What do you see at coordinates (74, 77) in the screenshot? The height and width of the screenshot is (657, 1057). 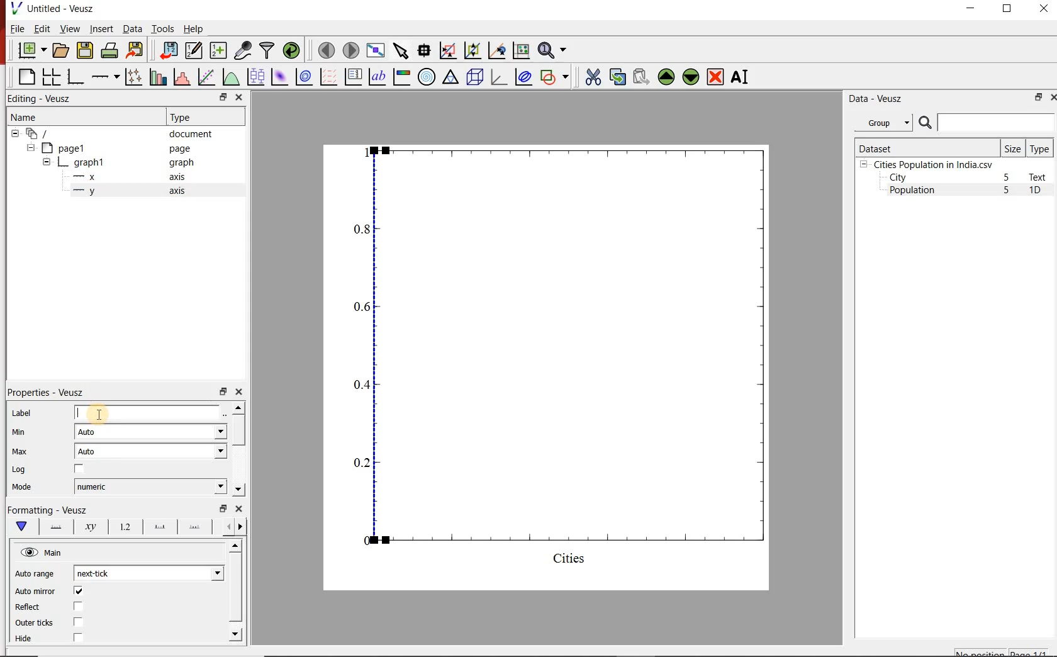 I see `base graph` at bounding box center [74, 77].